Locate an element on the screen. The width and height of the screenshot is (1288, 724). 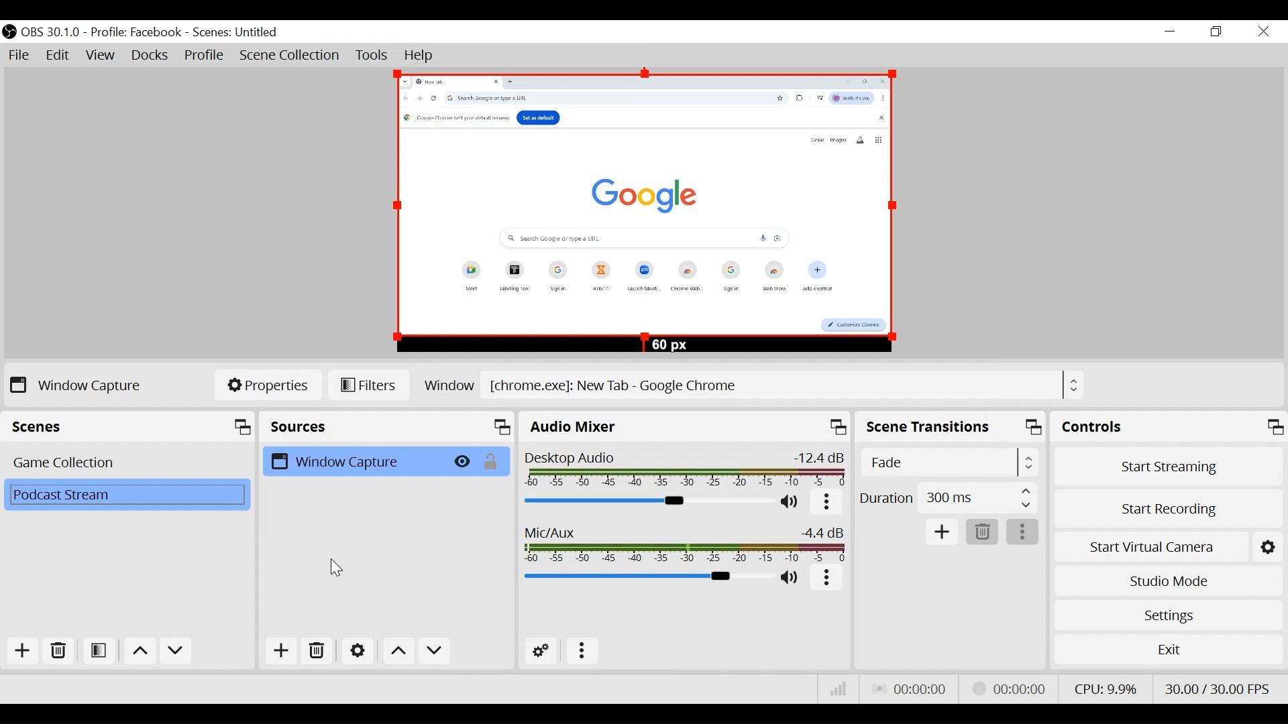
Preview is located at coordinates (643, 213).